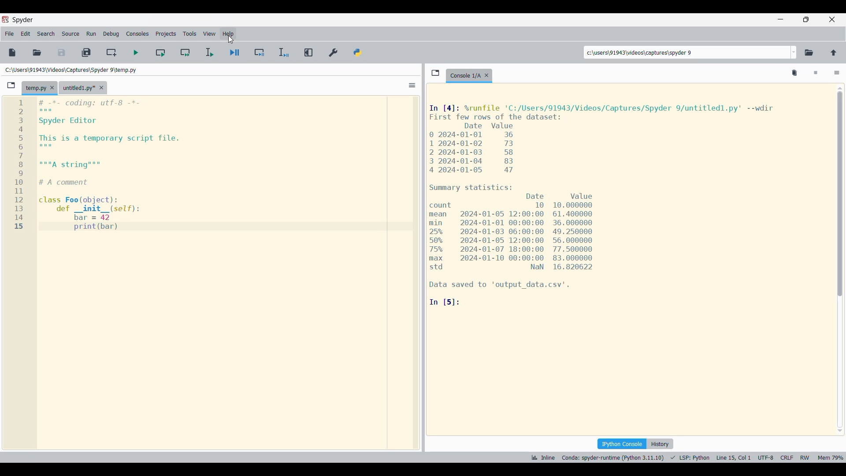  What do you see at coordinates (137, 34) in the screenshot?
I see `Consoles menu` at bounding box center [137, 34].